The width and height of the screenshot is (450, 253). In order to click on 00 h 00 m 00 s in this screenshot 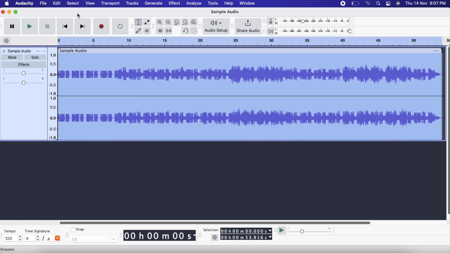, I will do `click(160, 235)`.